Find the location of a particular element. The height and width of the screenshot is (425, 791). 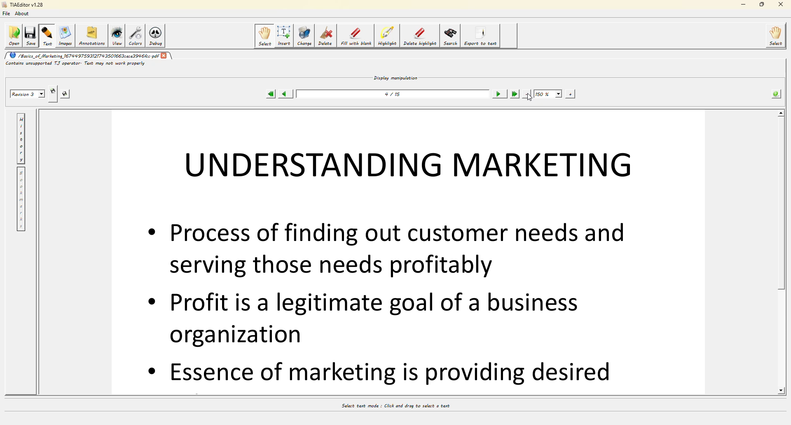

 is located at coordinates (357, 37).